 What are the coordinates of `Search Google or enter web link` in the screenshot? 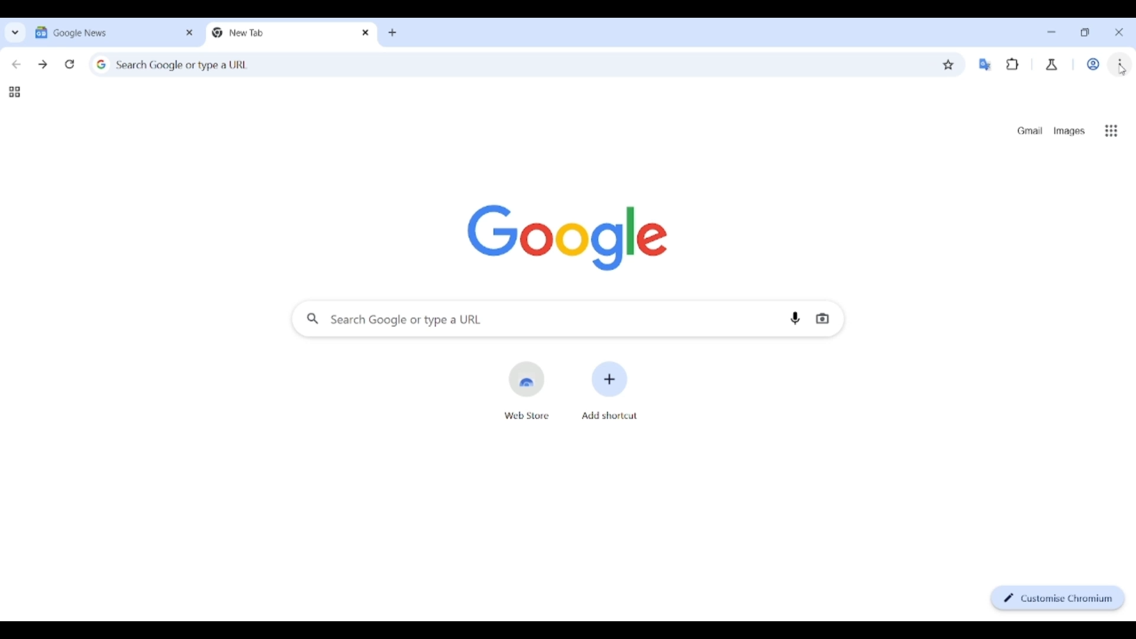 It's located at (537, 318).